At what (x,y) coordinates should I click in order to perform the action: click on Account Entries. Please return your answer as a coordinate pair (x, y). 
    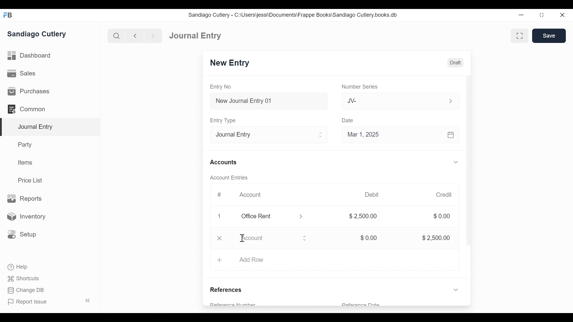
    Looking at the image, I should click on (227, 178).